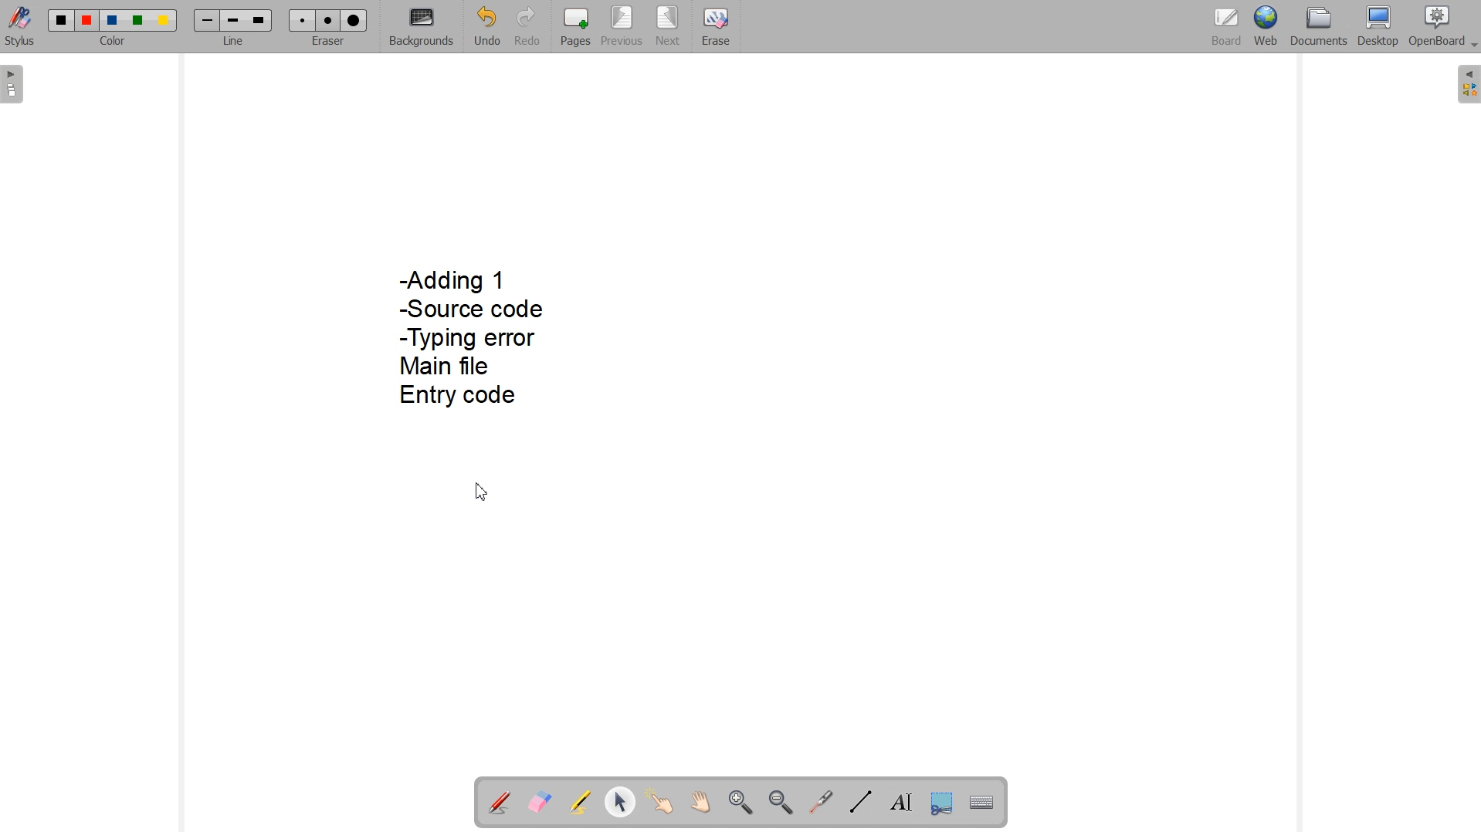 The height and width of the screenshot is (832, 1481). I want to click on Display virtual keyboard , so click(982, 800).